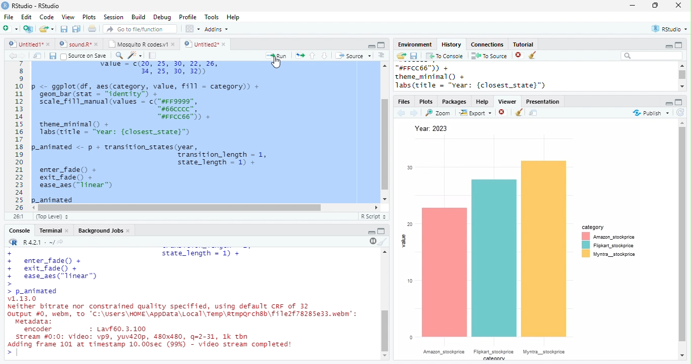  Describe the element at coordinates (488, 44) in the screenshot. I see `Connections` at that location.